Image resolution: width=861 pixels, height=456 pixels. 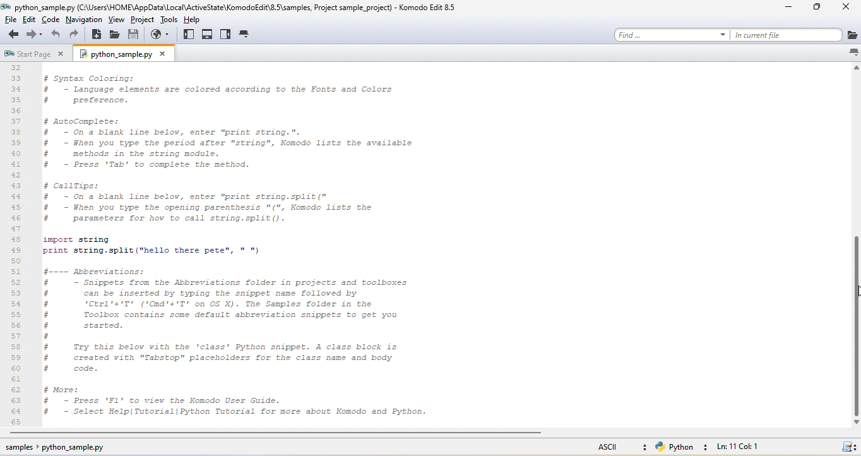 I want to click on close, so click(x=844, y=9).